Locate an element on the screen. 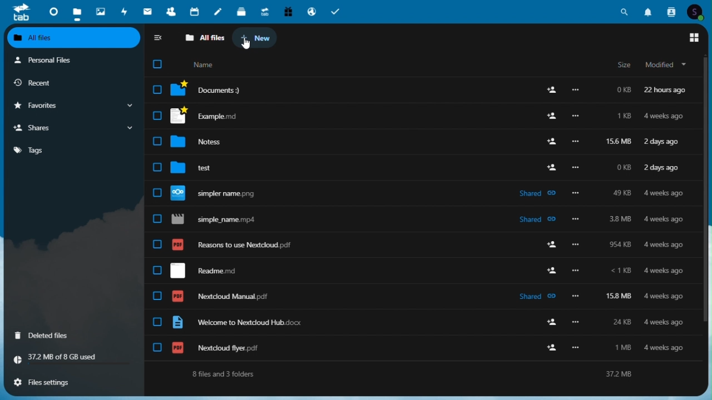 Image resolution: width=712 pixels, height=400 pixels. check box is located at coordinates (156, 168).